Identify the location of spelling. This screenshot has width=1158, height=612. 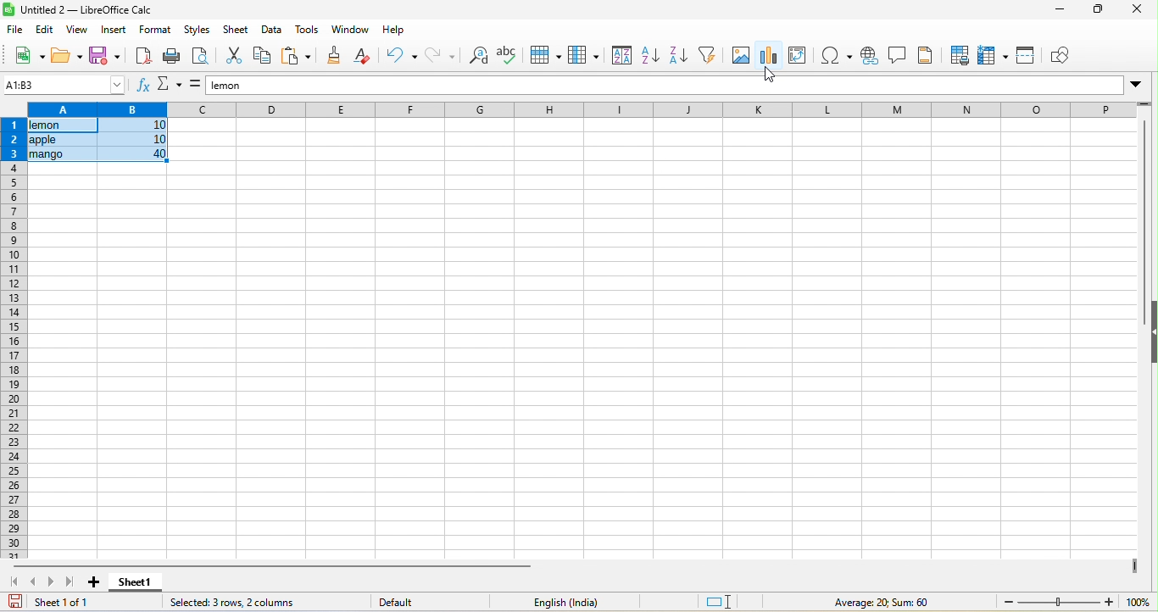
(510, 56).